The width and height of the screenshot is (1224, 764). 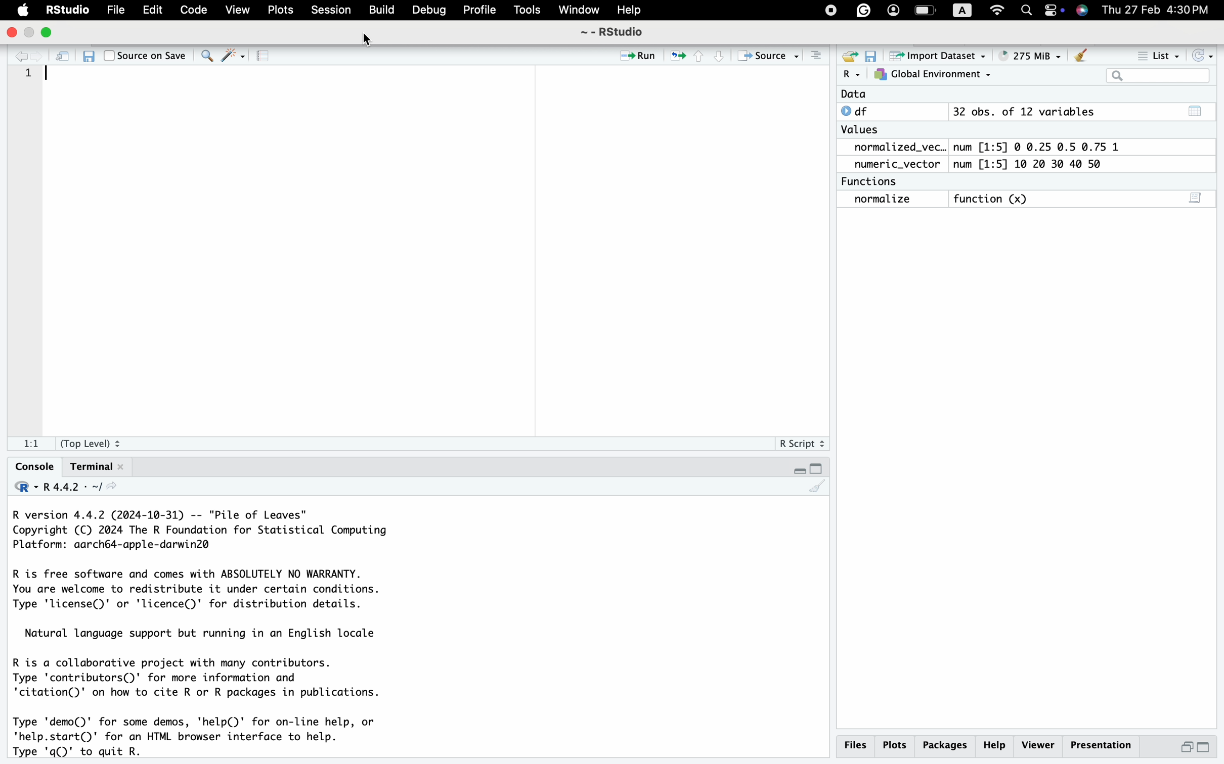 I want to click on global environment, so click(x=935, y=76).